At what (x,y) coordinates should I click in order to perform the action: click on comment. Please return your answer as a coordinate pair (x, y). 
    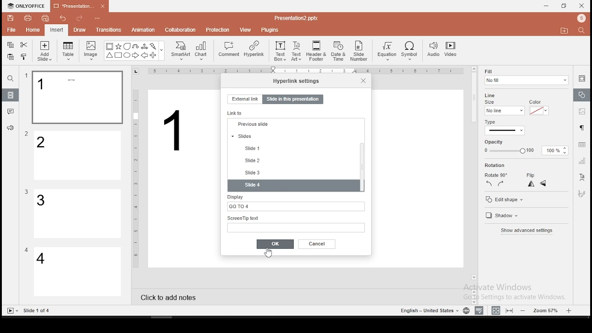
    Looking at the image, I should click on (229, 49).